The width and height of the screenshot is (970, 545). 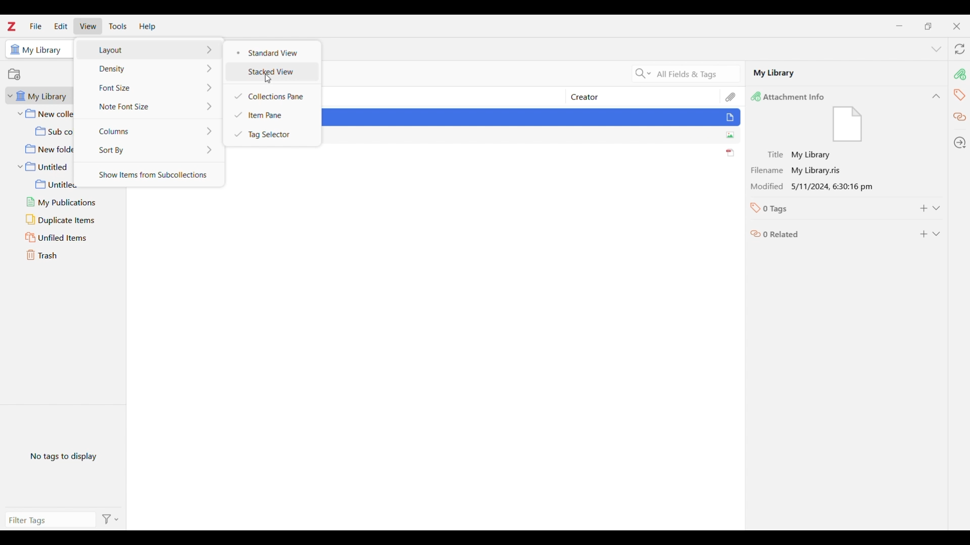 I want to click on 0 related, so click(x=778, y=235).